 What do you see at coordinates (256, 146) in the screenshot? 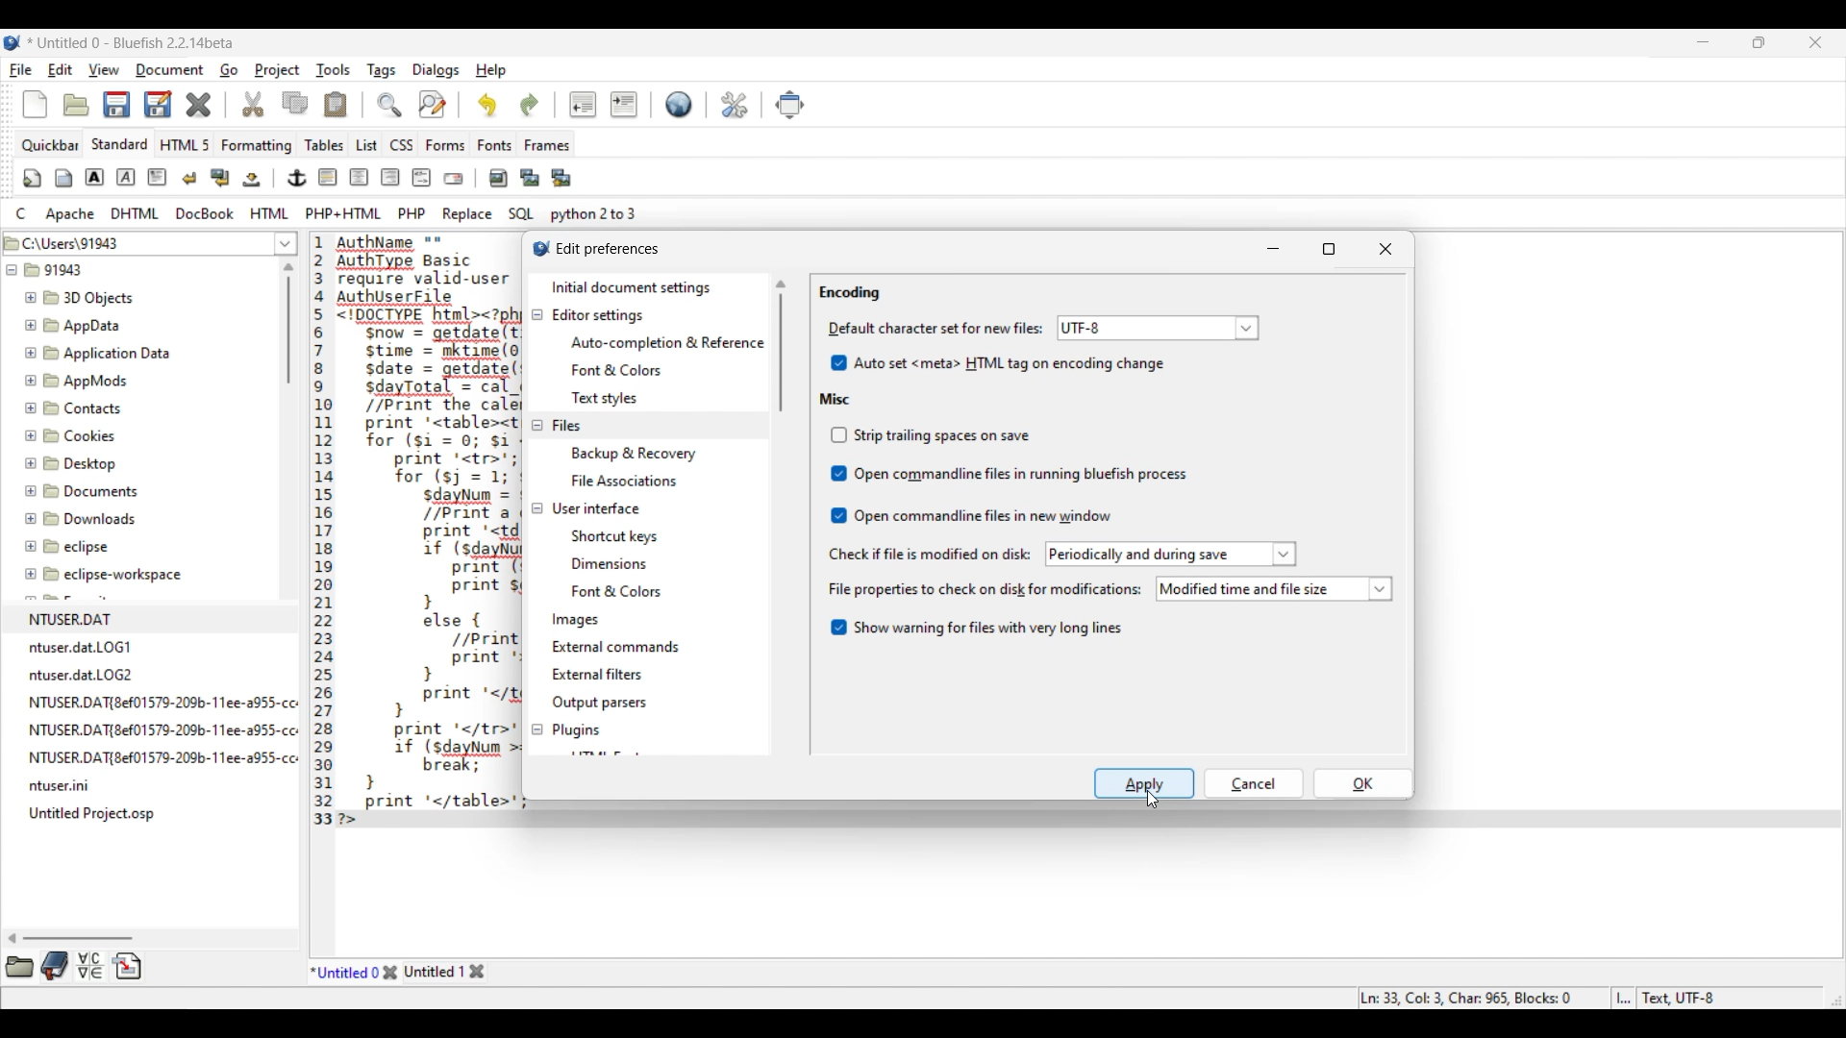
I see `Formatting menu` at bounding box center [256, 146].